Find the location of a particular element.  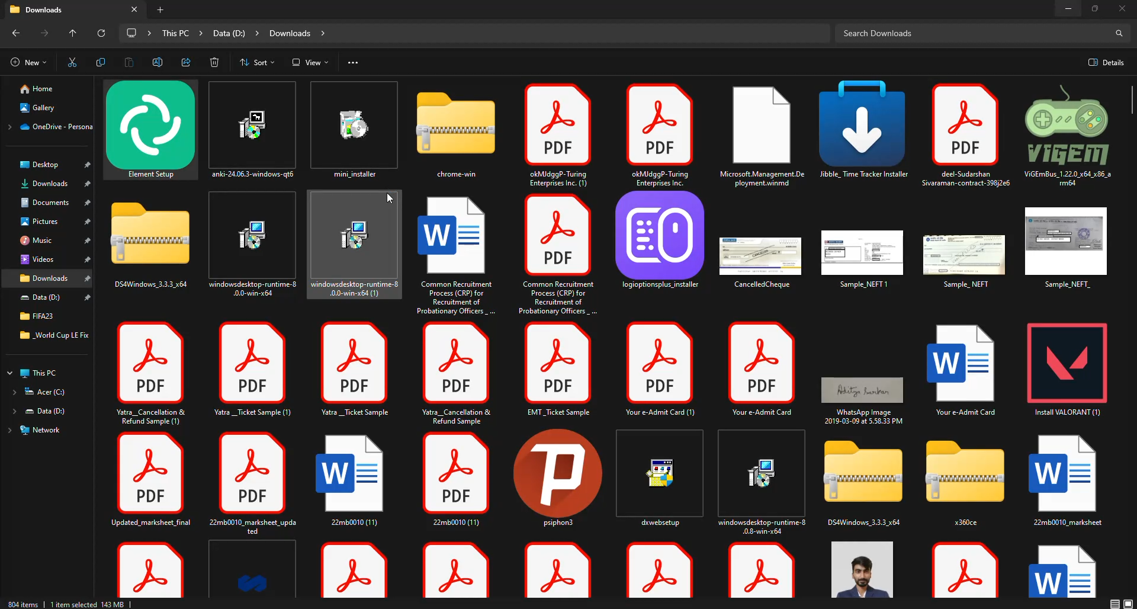

back is located at coordinates (18, 33).